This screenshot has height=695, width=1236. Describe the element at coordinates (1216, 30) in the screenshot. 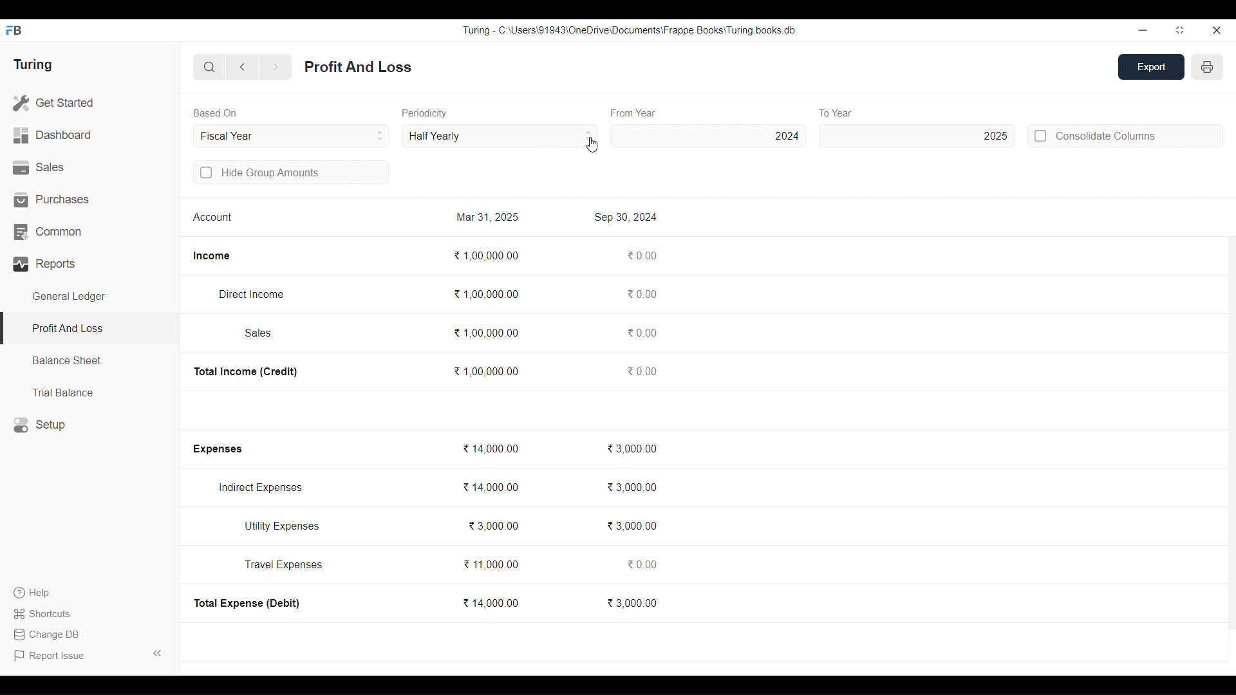

I see `Close` at that location.